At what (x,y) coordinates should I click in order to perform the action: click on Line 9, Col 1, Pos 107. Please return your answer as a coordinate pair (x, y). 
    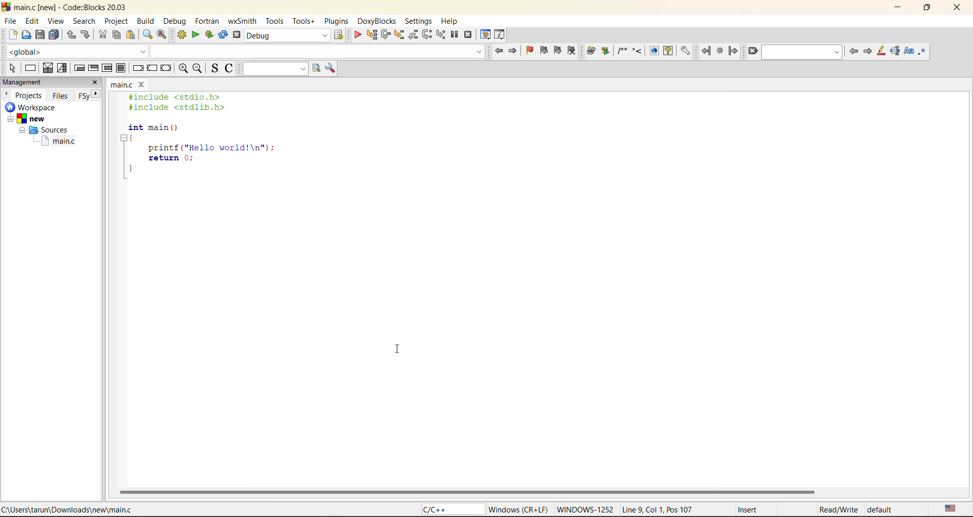
    Looking at the image, I should click on (672, 509).